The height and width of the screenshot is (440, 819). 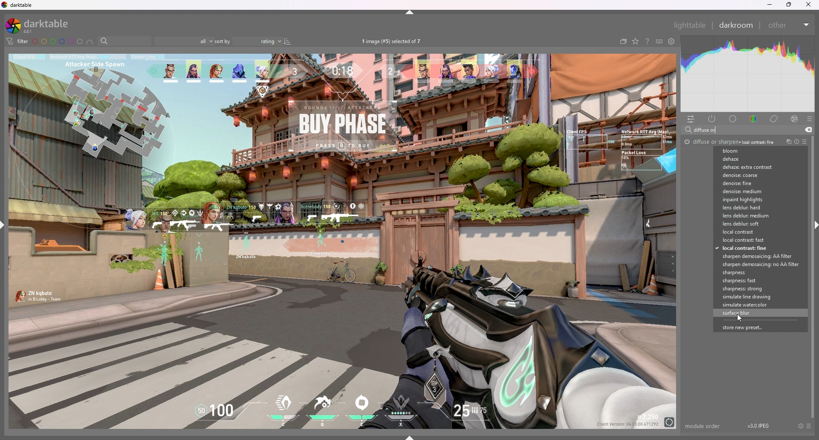 I want to click on input, so click(x=707, y=130).